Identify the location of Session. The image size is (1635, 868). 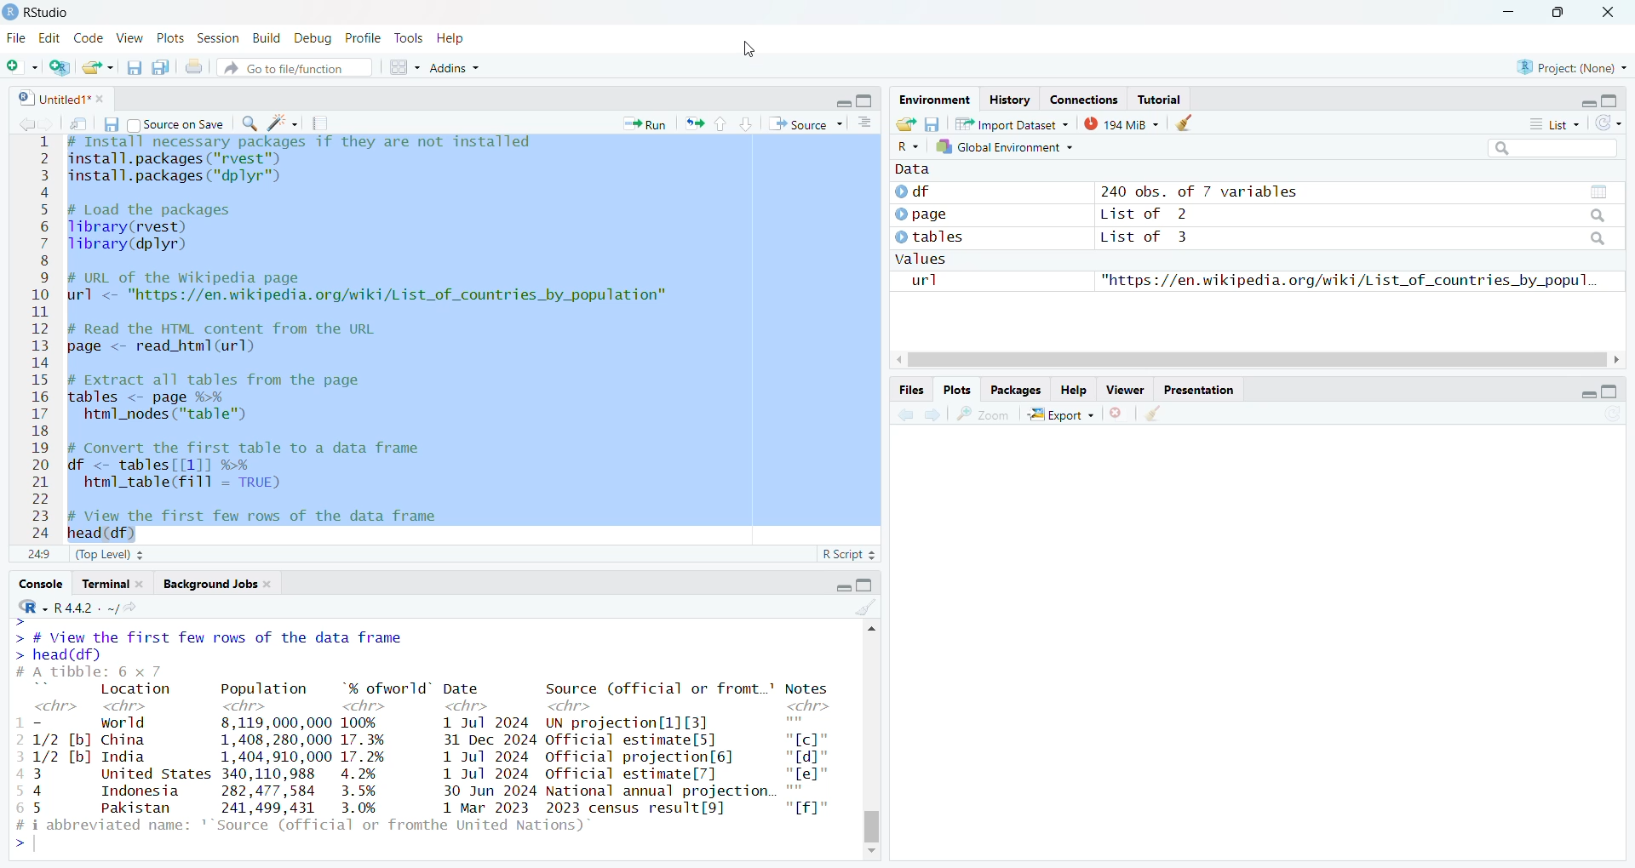
(218, 38).